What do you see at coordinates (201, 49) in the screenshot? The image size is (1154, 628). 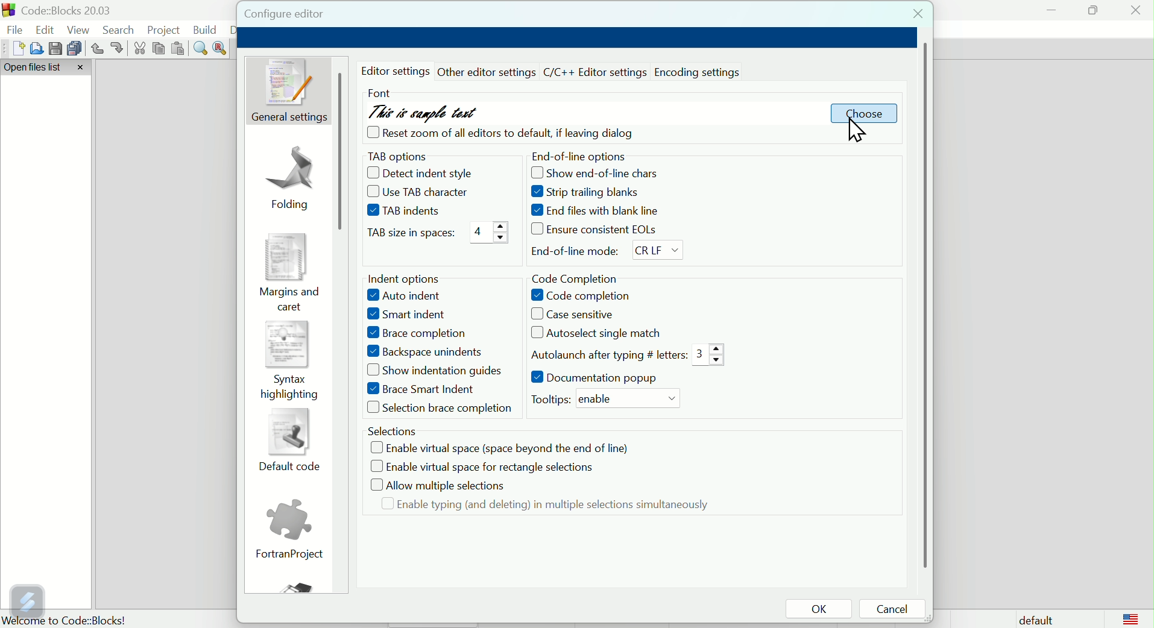 I see `Find` at bounding box center [201, 49].